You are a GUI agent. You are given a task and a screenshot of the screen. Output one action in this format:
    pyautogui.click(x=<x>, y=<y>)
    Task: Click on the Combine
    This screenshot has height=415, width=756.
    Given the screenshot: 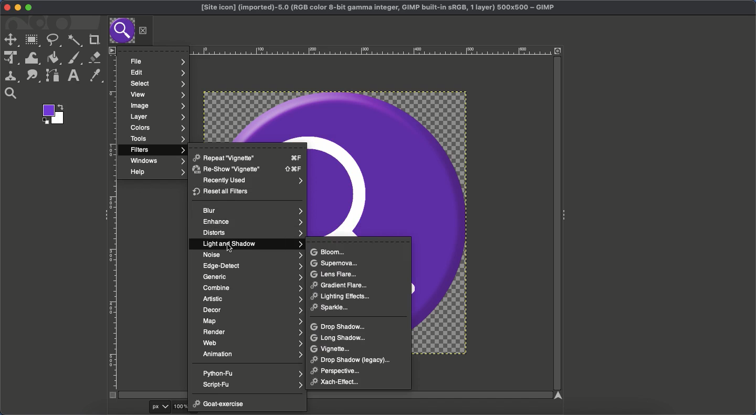 What is the action you would take?
    pyautogui.click(x=253, y=288)
    